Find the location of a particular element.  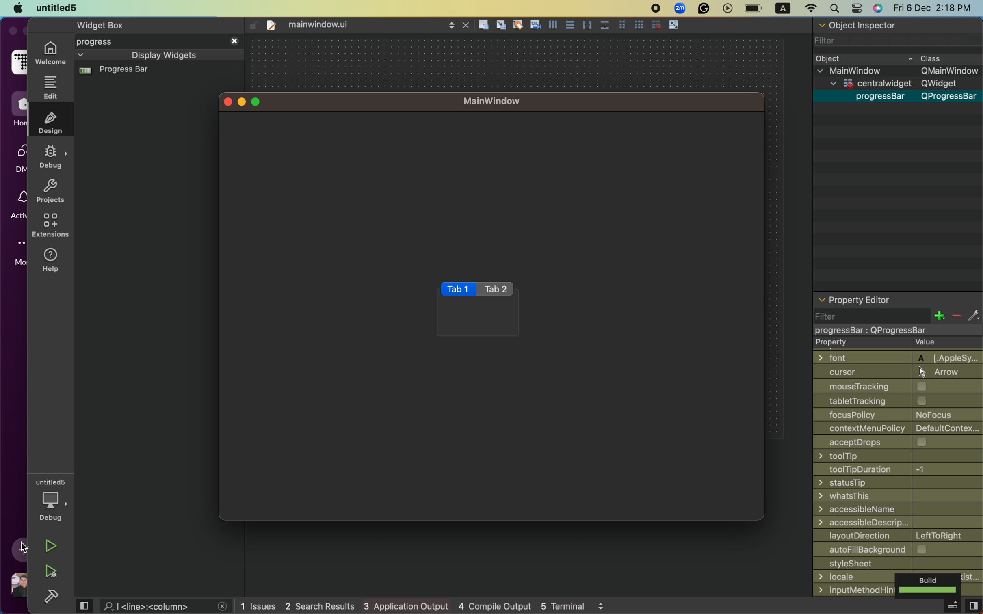

settings is located at coordinates (974, 316).